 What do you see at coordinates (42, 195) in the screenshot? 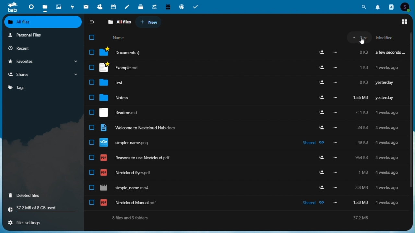
I see `` at bounding box center [42, 195].